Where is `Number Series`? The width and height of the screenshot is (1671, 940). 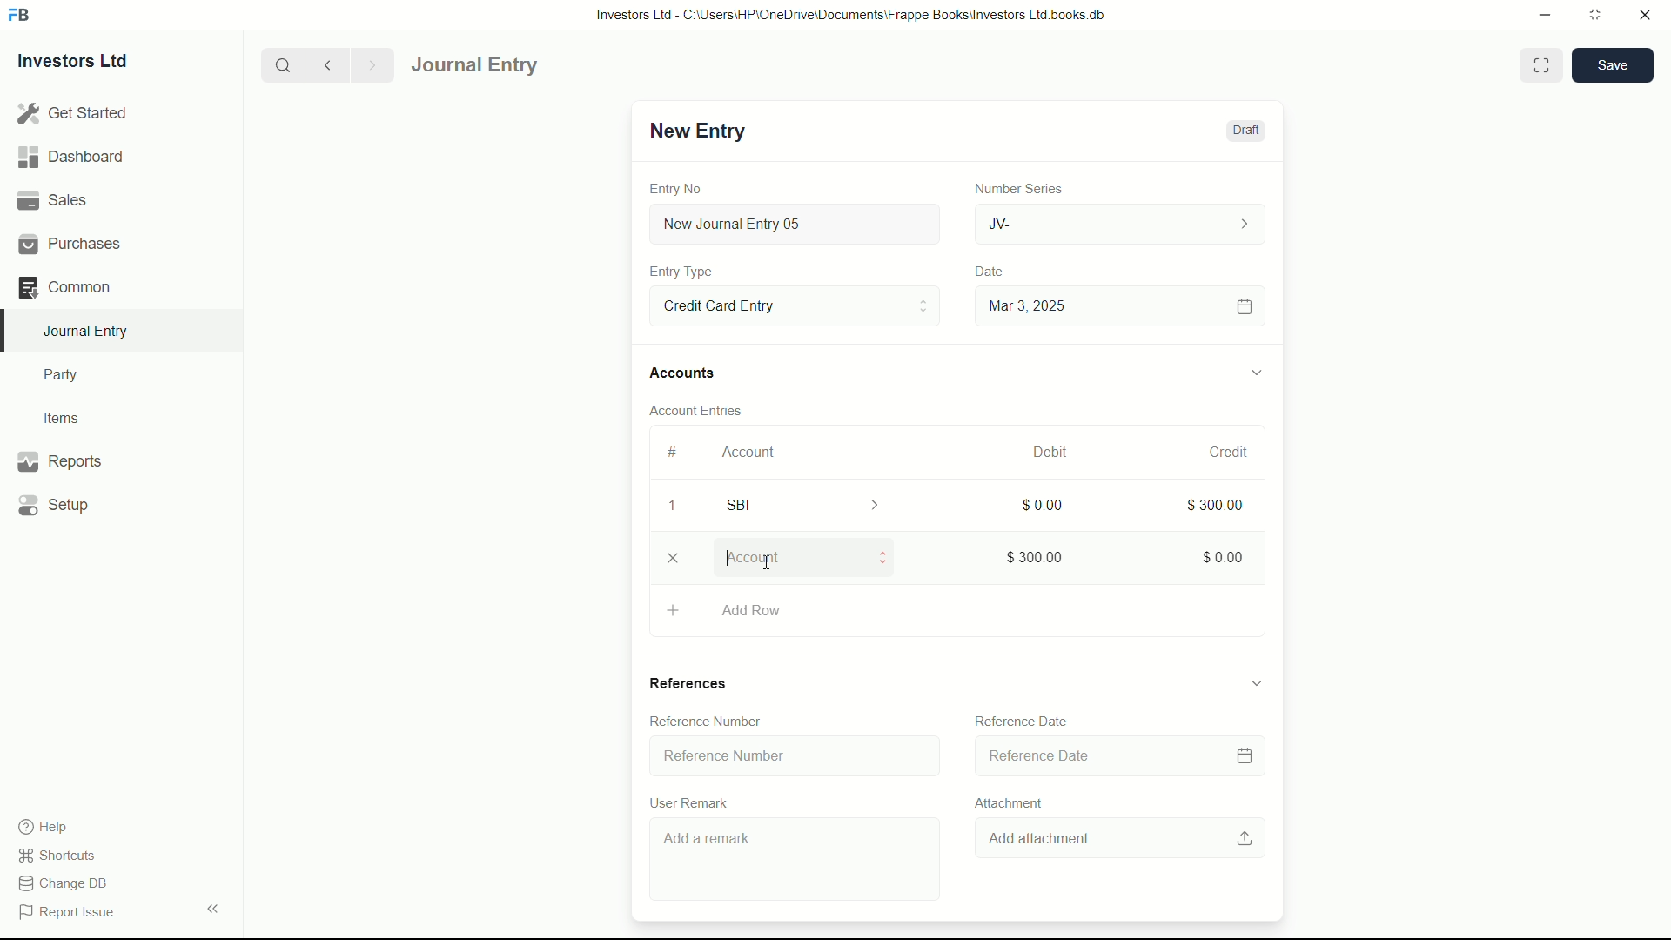
Number Series is located at coordinates (1011, 187).